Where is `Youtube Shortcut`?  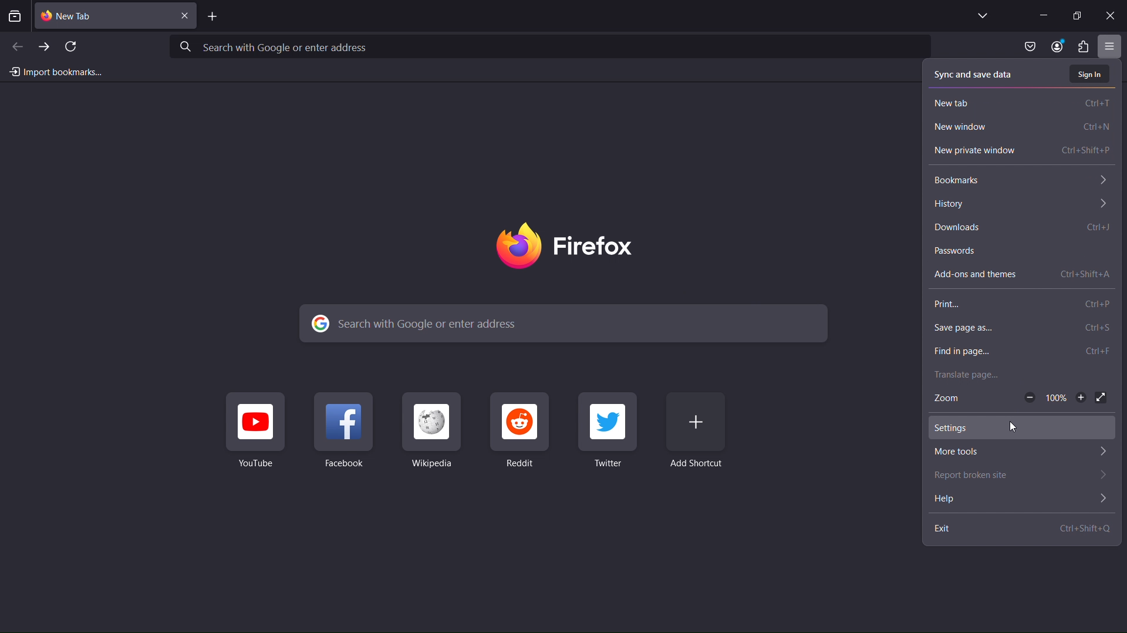 Youtube Shortcut is located at coordinates (257, 430).